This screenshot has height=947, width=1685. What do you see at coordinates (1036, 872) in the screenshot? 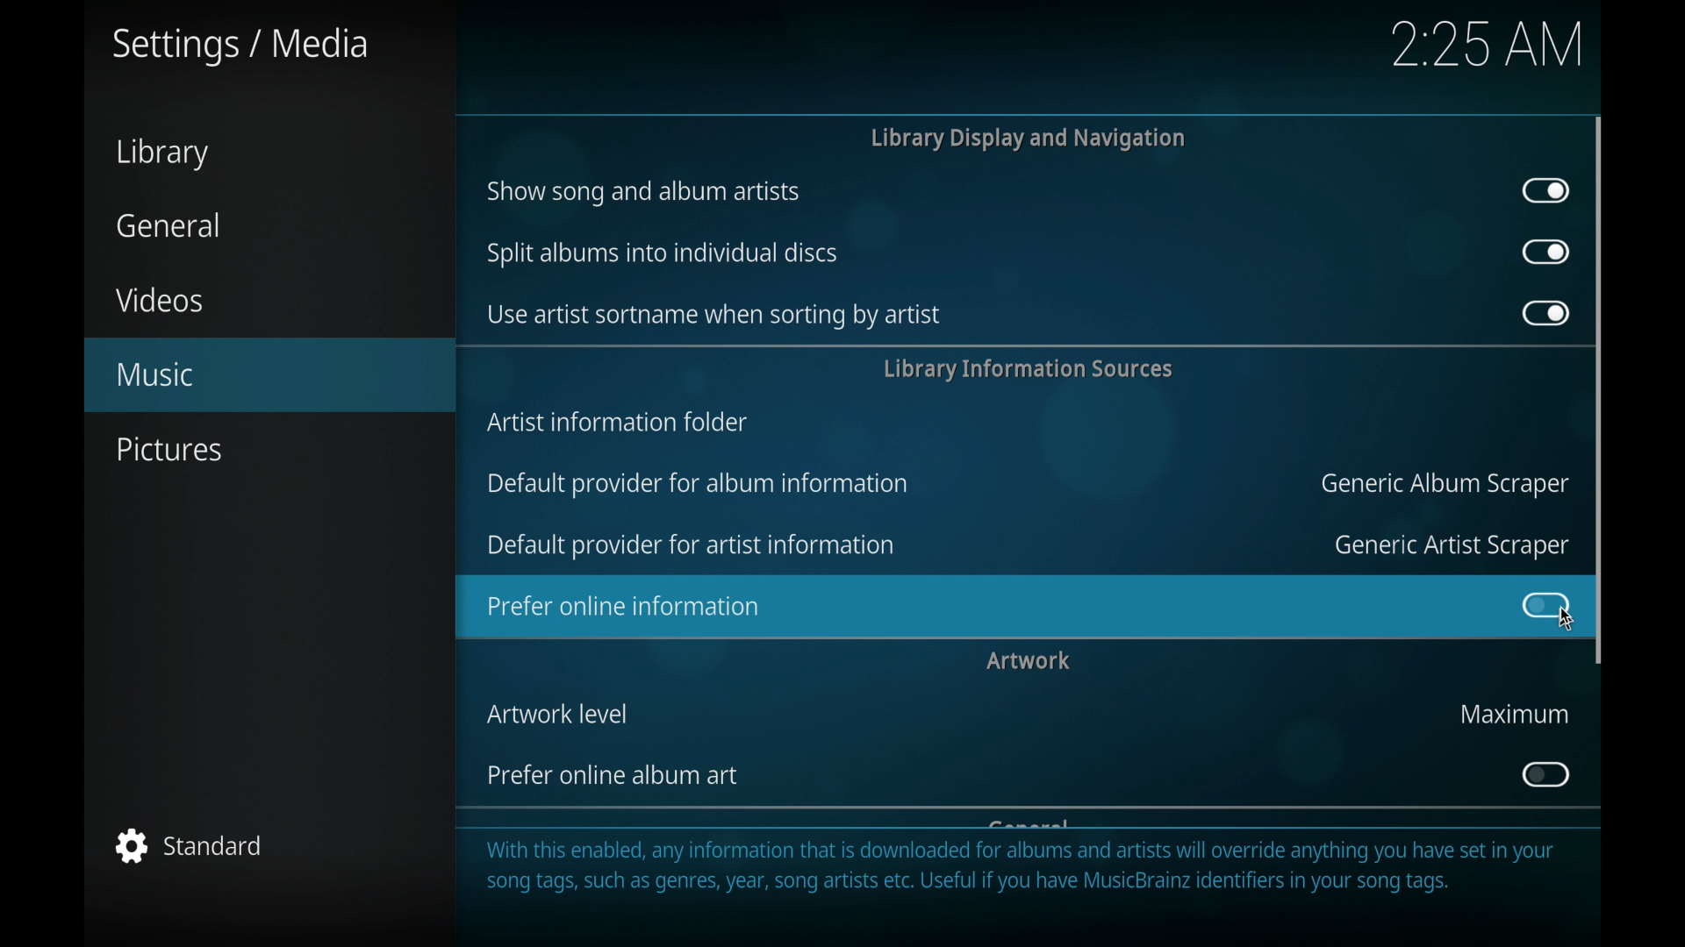
I see `With this enabled, any information that is downloaded for albums and artists will override anything you have set in your
song tags, such as genres, year, song artists etc. Useful if you have MusicBrainz identifiers in your song tags.` at bounding box center [1036, 872].